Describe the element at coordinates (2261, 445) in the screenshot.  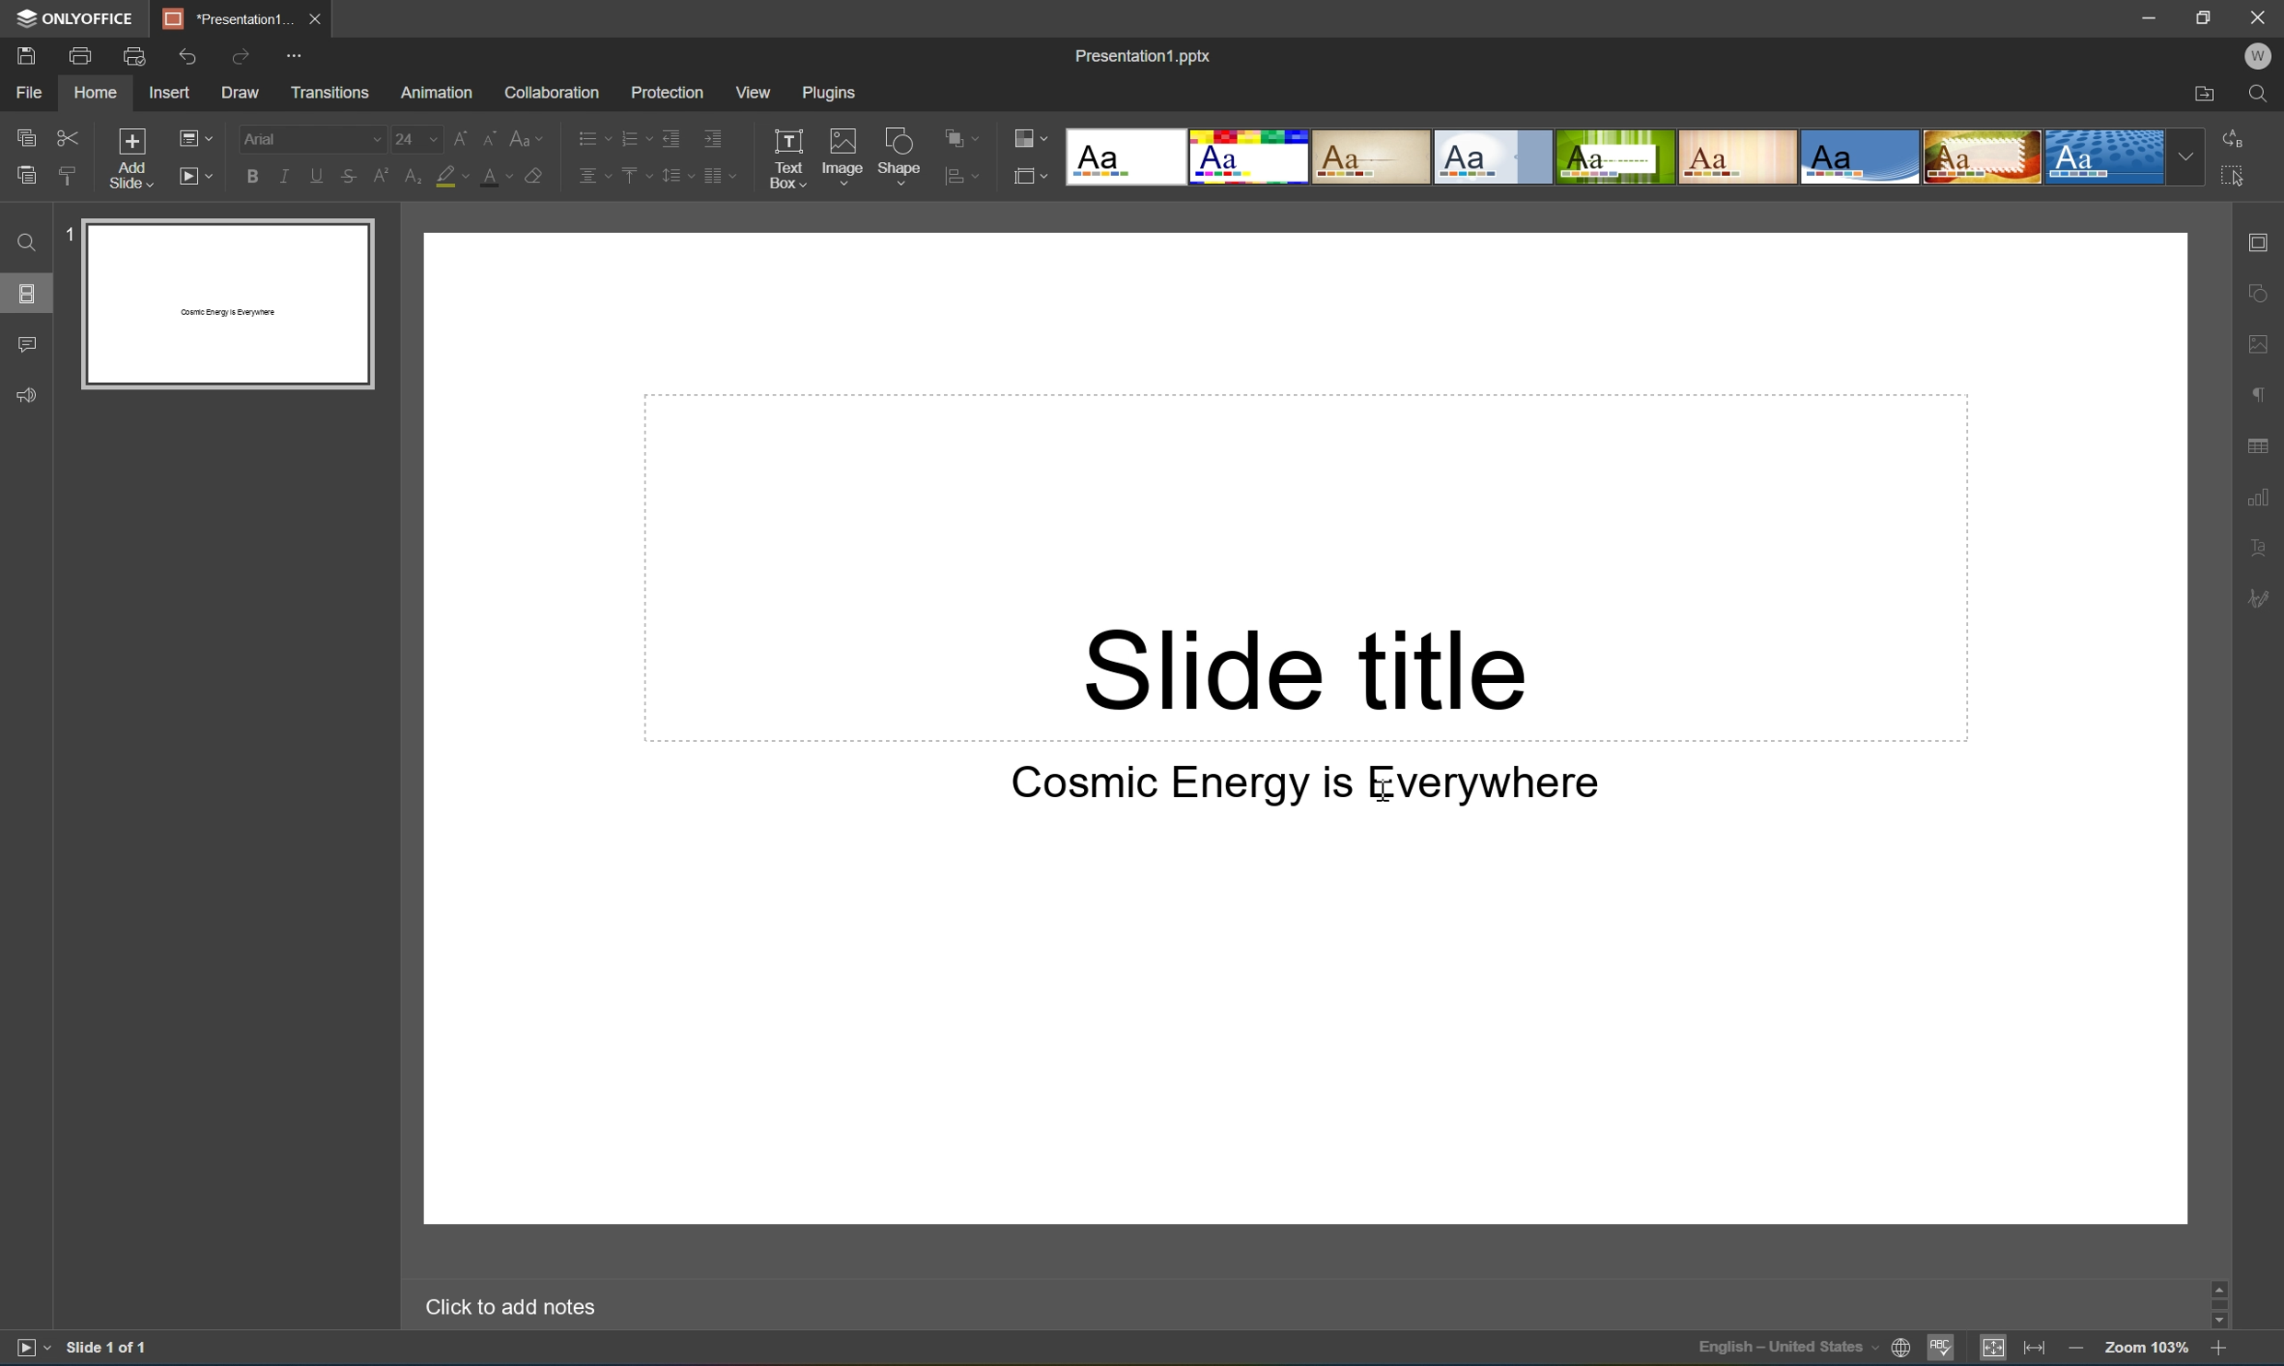
I see `Table settings` at that location.